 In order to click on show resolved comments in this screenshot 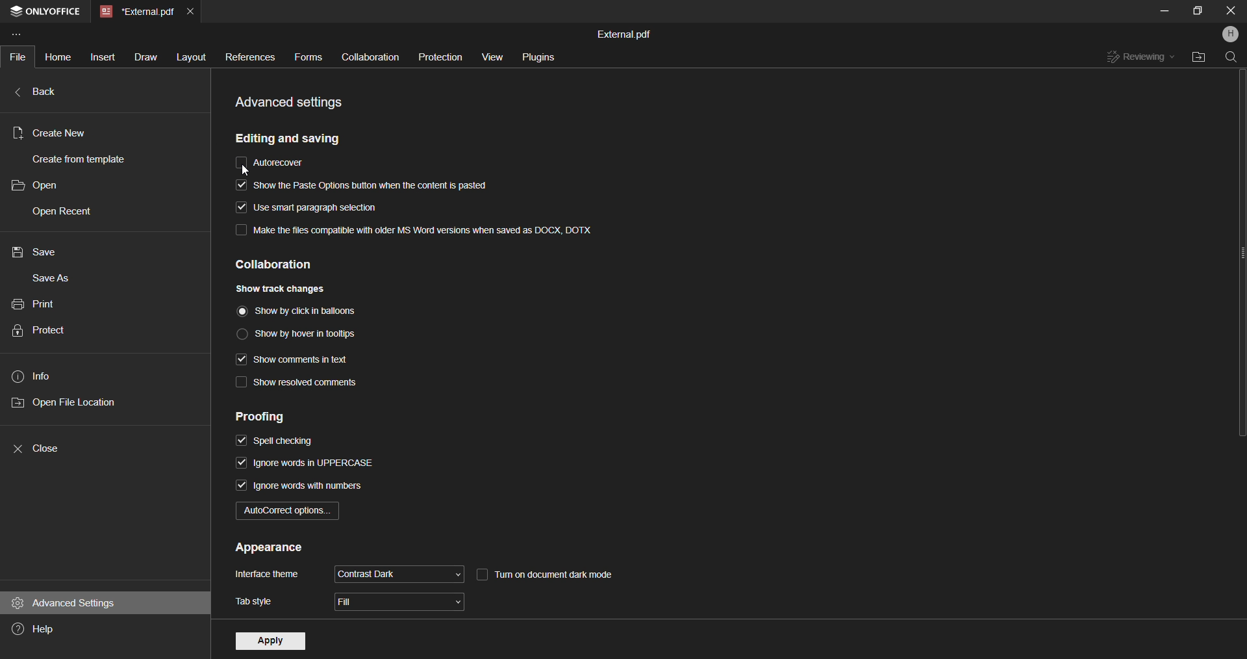, I will do `click(299, 384)`.